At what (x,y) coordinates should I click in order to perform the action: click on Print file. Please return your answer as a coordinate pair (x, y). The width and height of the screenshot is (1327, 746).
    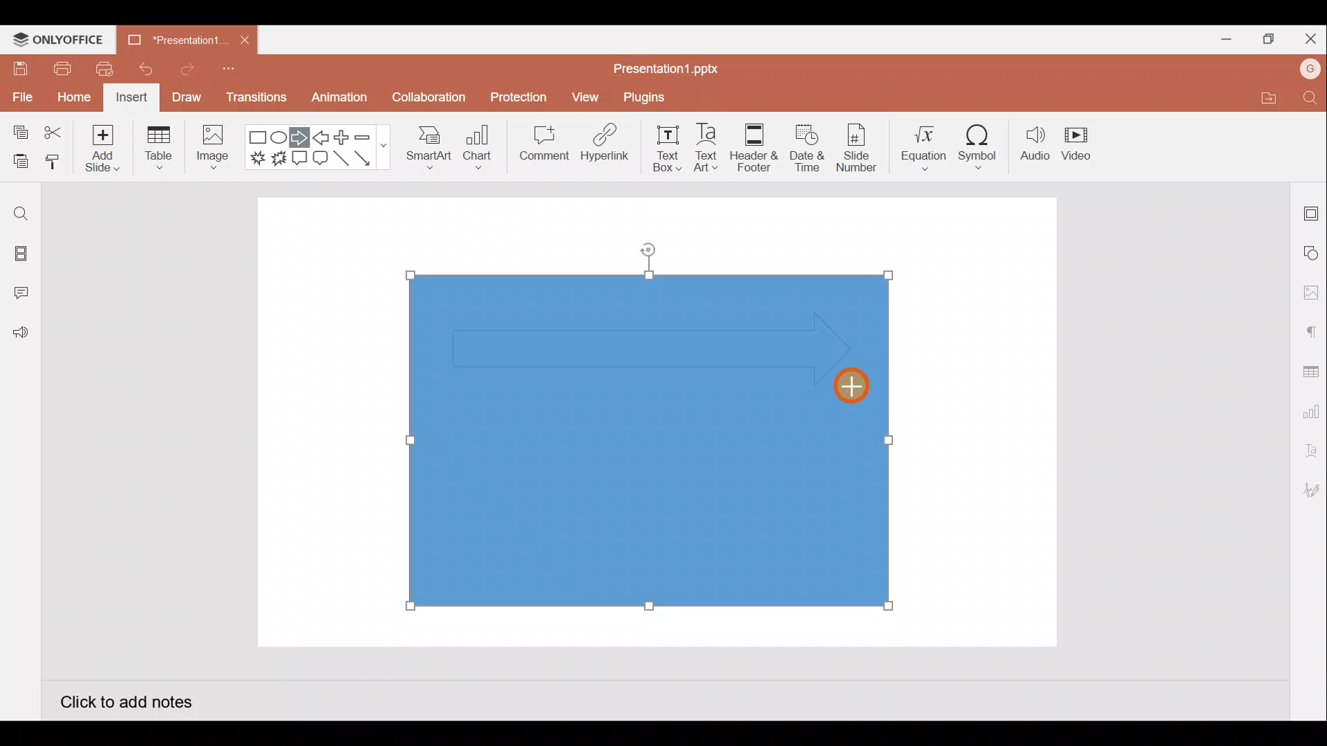
    Looking at the image, I should click on (61, 68).